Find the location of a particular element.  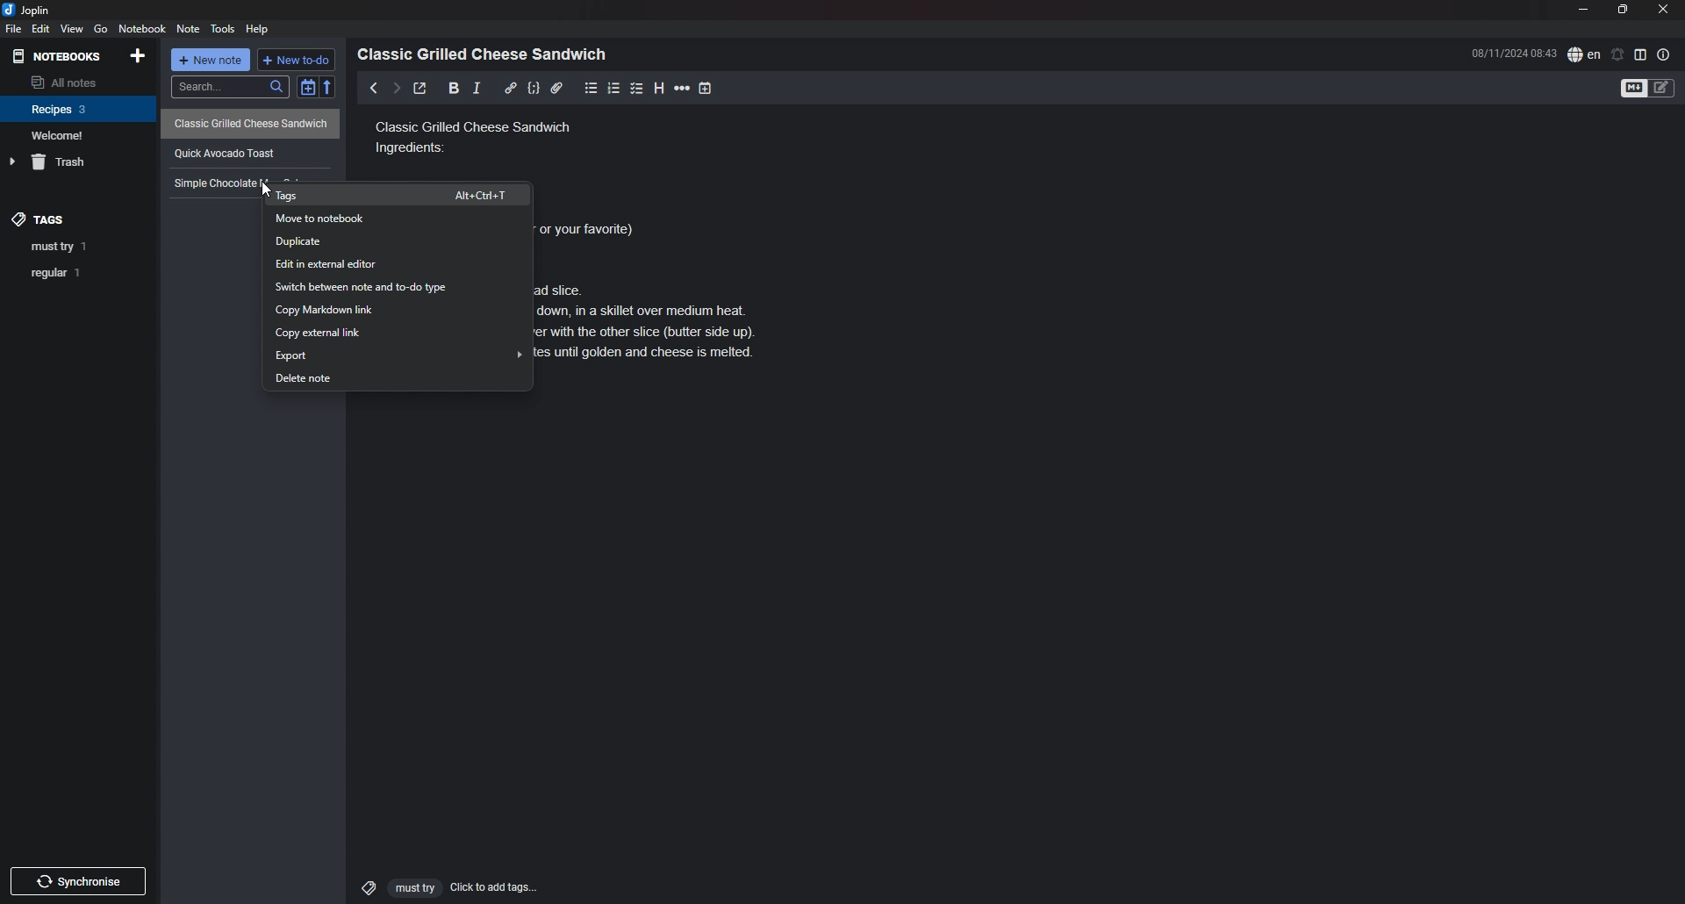

Edit in external editor is located at coordinates (398, 265).